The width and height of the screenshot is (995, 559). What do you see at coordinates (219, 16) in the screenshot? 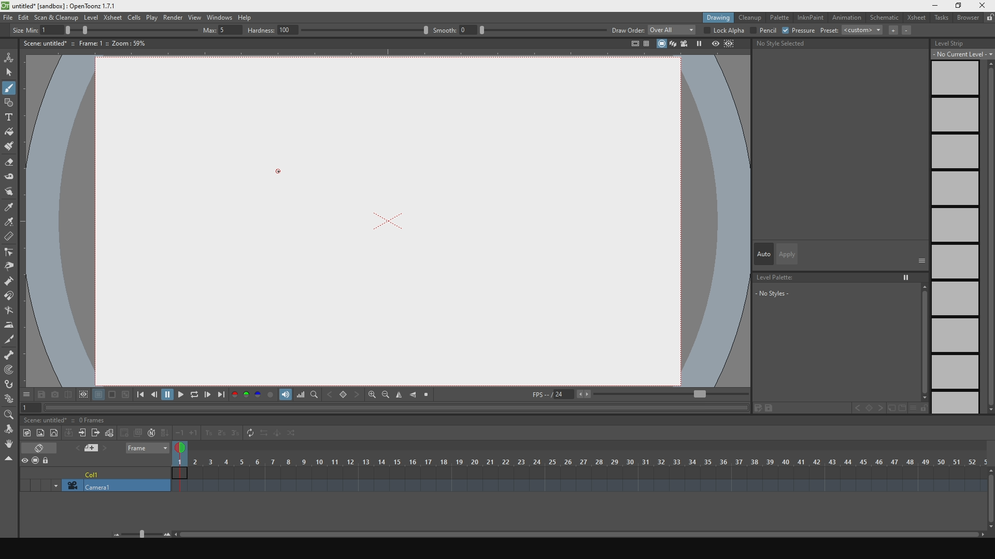
I see `windows` at bounding box center [219, 16].